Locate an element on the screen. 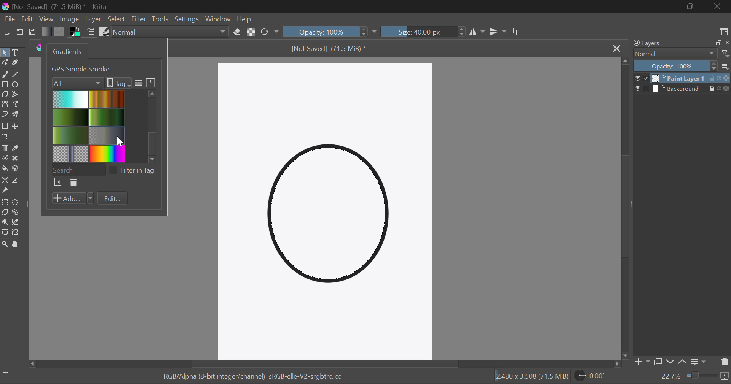  Window is located at coordinates (219, 20).